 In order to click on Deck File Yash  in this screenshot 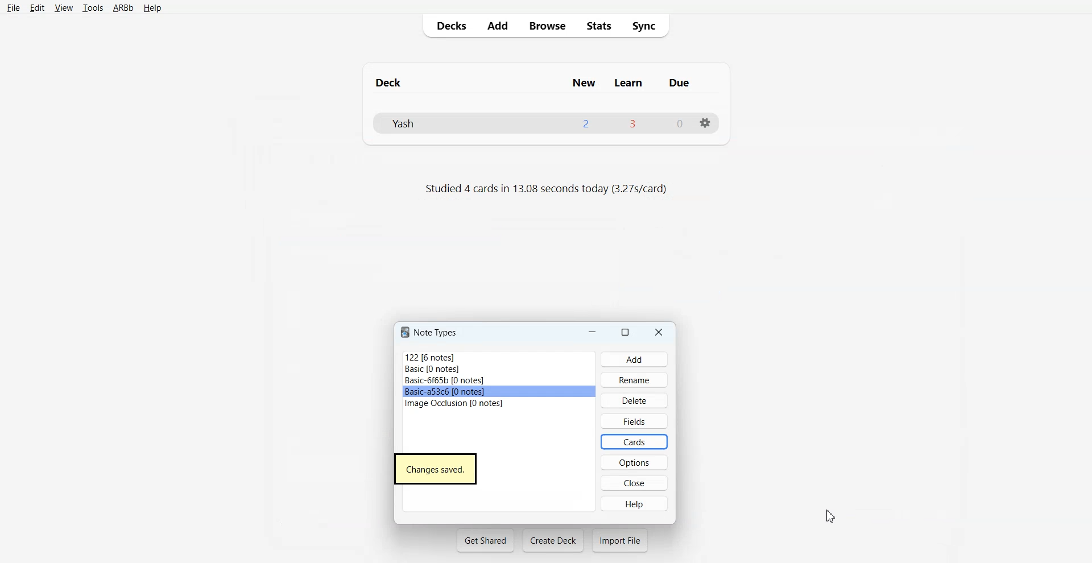, I will do `click(545, 123)`.